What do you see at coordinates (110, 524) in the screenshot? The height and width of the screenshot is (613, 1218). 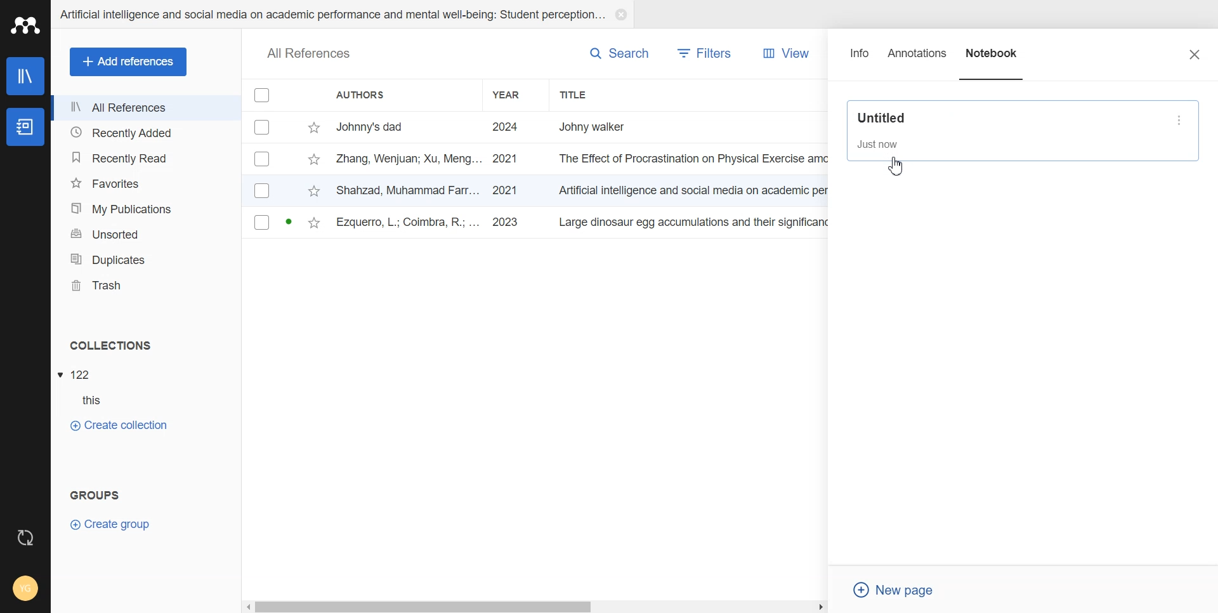 I see `Crate Group` at bounding box center [110, 524].